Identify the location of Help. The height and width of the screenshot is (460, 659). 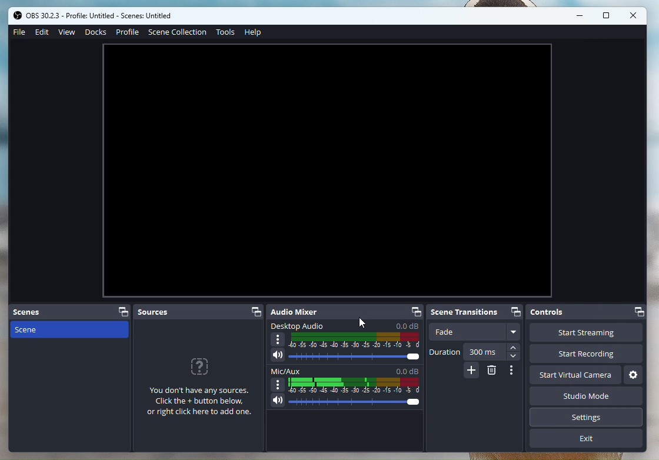
(254, 34).